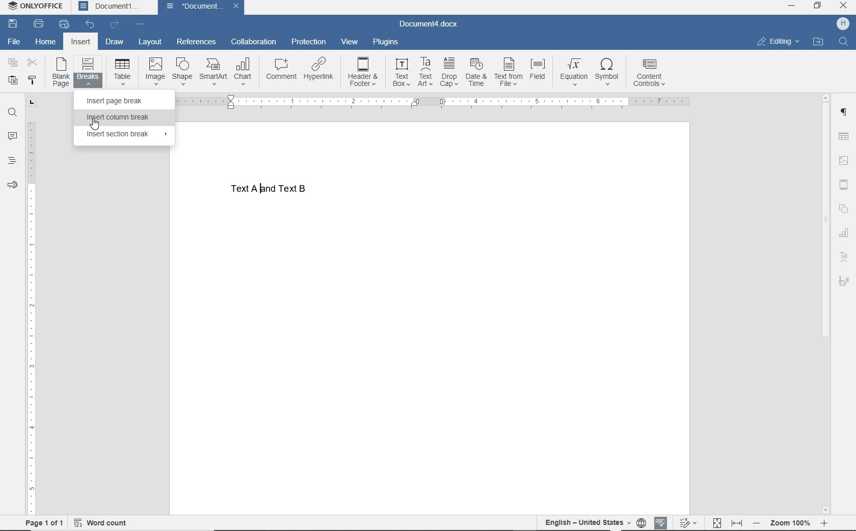  I want to click on IMAGE, so click(153, 72).